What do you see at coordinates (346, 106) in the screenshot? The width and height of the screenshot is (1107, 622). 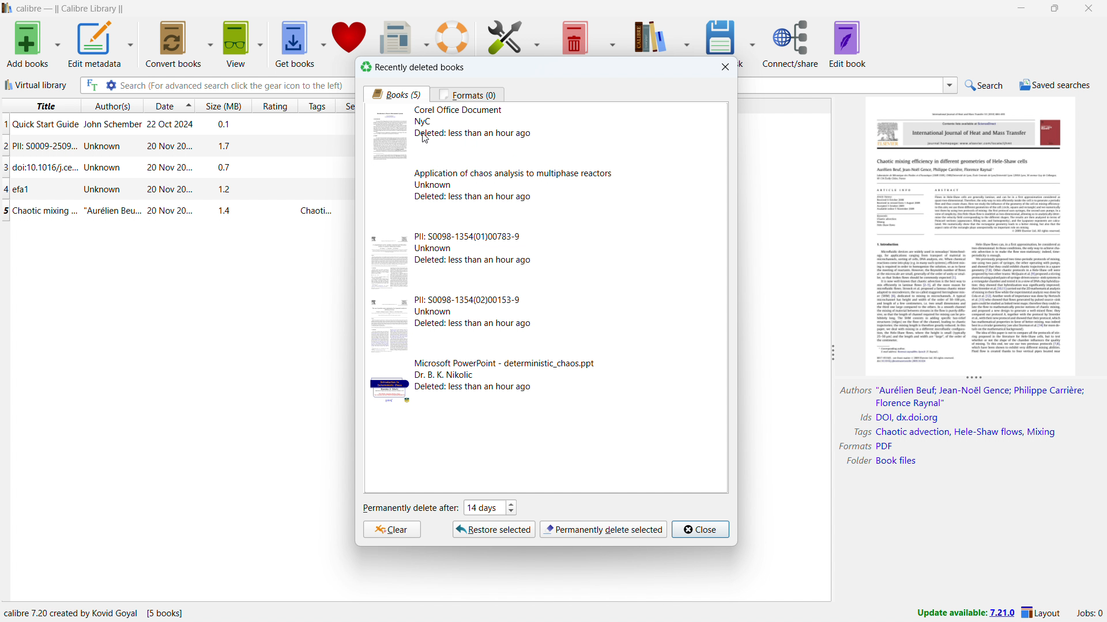 I see `sort by series` at bounding box center [346, 106].